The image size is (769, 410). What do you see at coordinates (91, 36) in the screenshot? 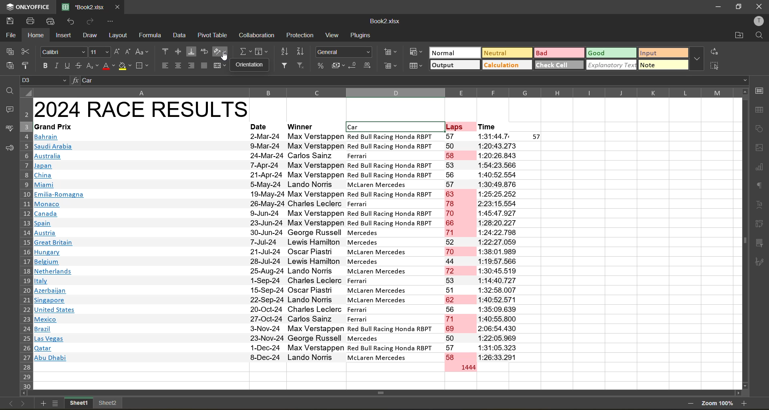
I see `draw` at bounding box center [91, 36].